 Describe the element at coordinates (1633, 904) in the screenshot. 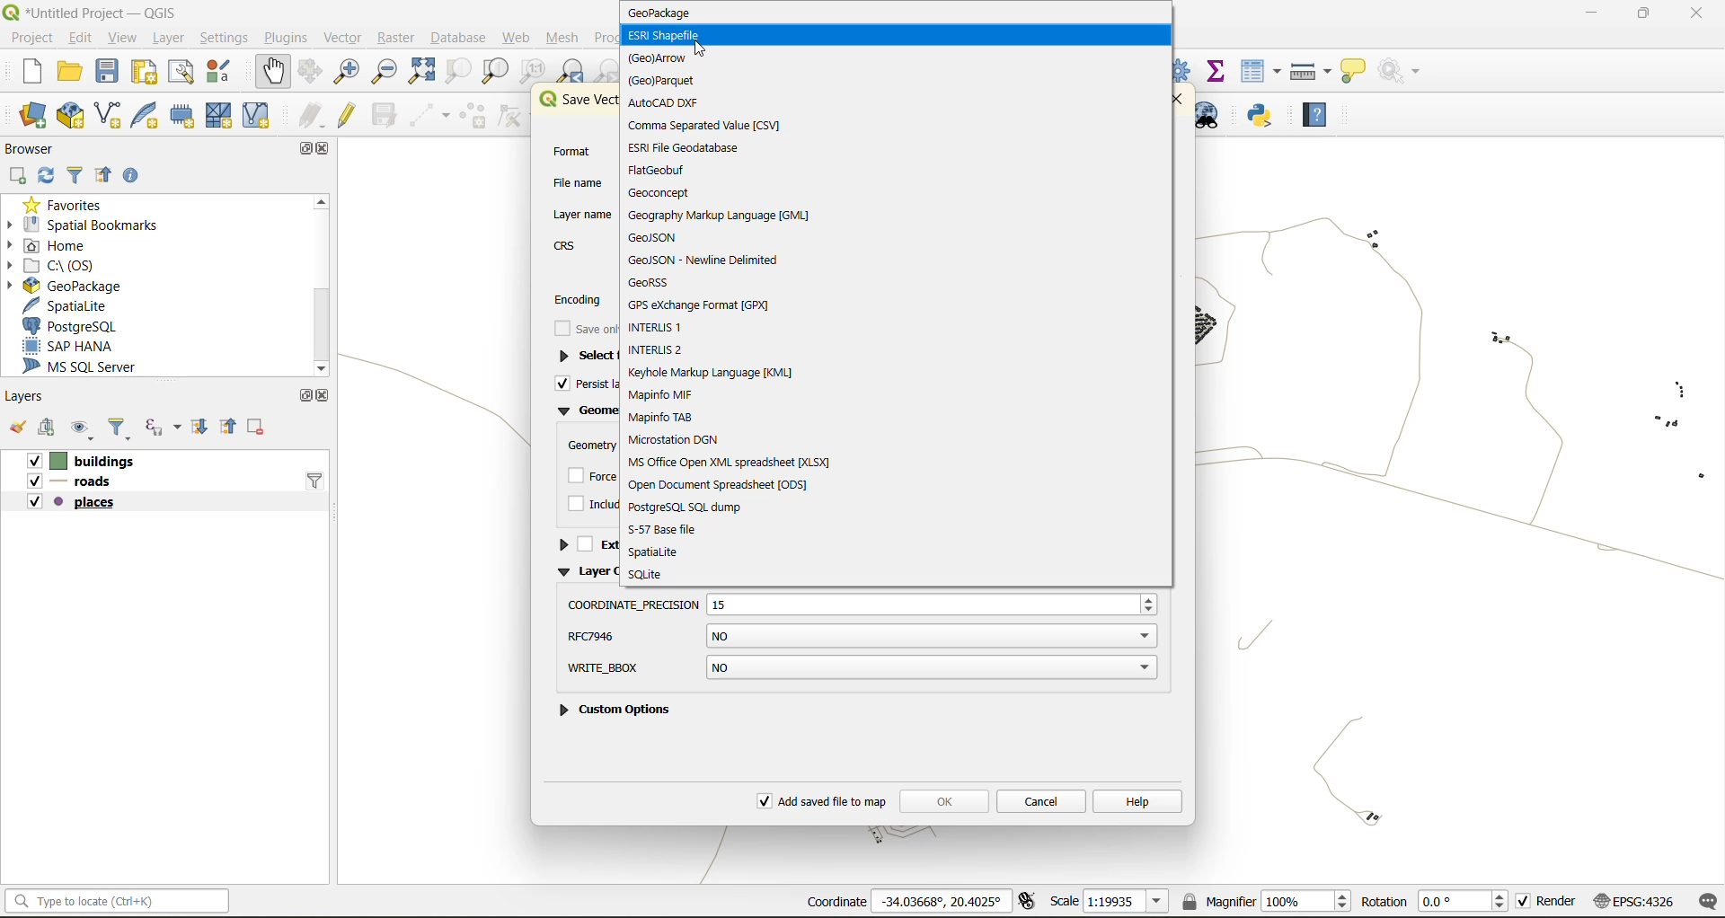

I see `crs` at that location.